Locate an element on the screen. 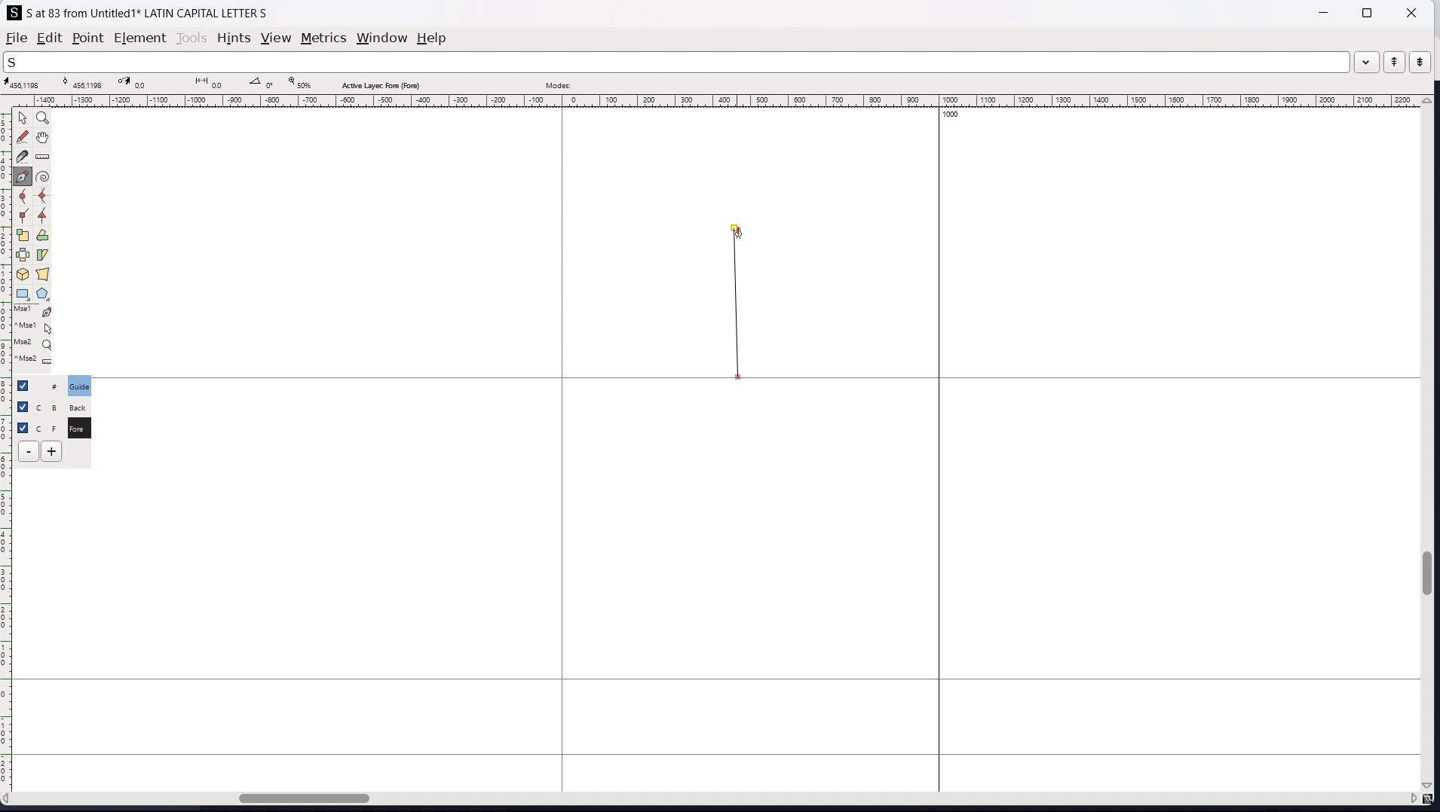  1000 is located at coordinates (955, 116).